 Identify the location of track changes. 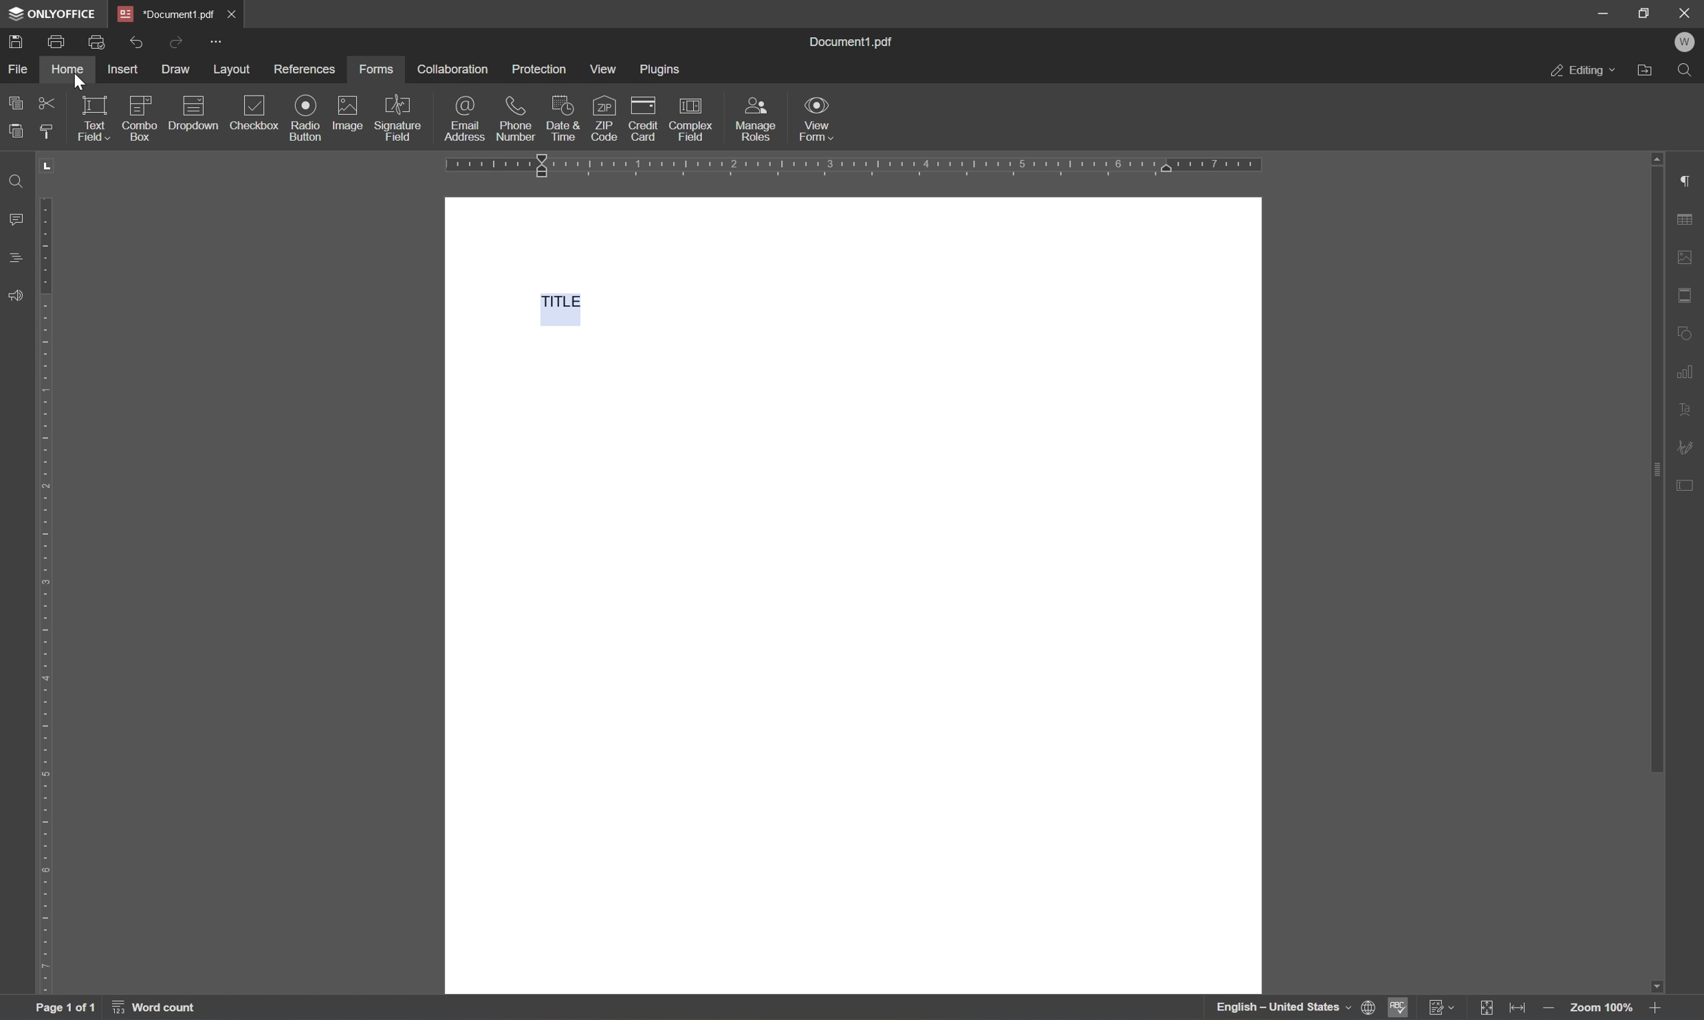
(1442, 1008).